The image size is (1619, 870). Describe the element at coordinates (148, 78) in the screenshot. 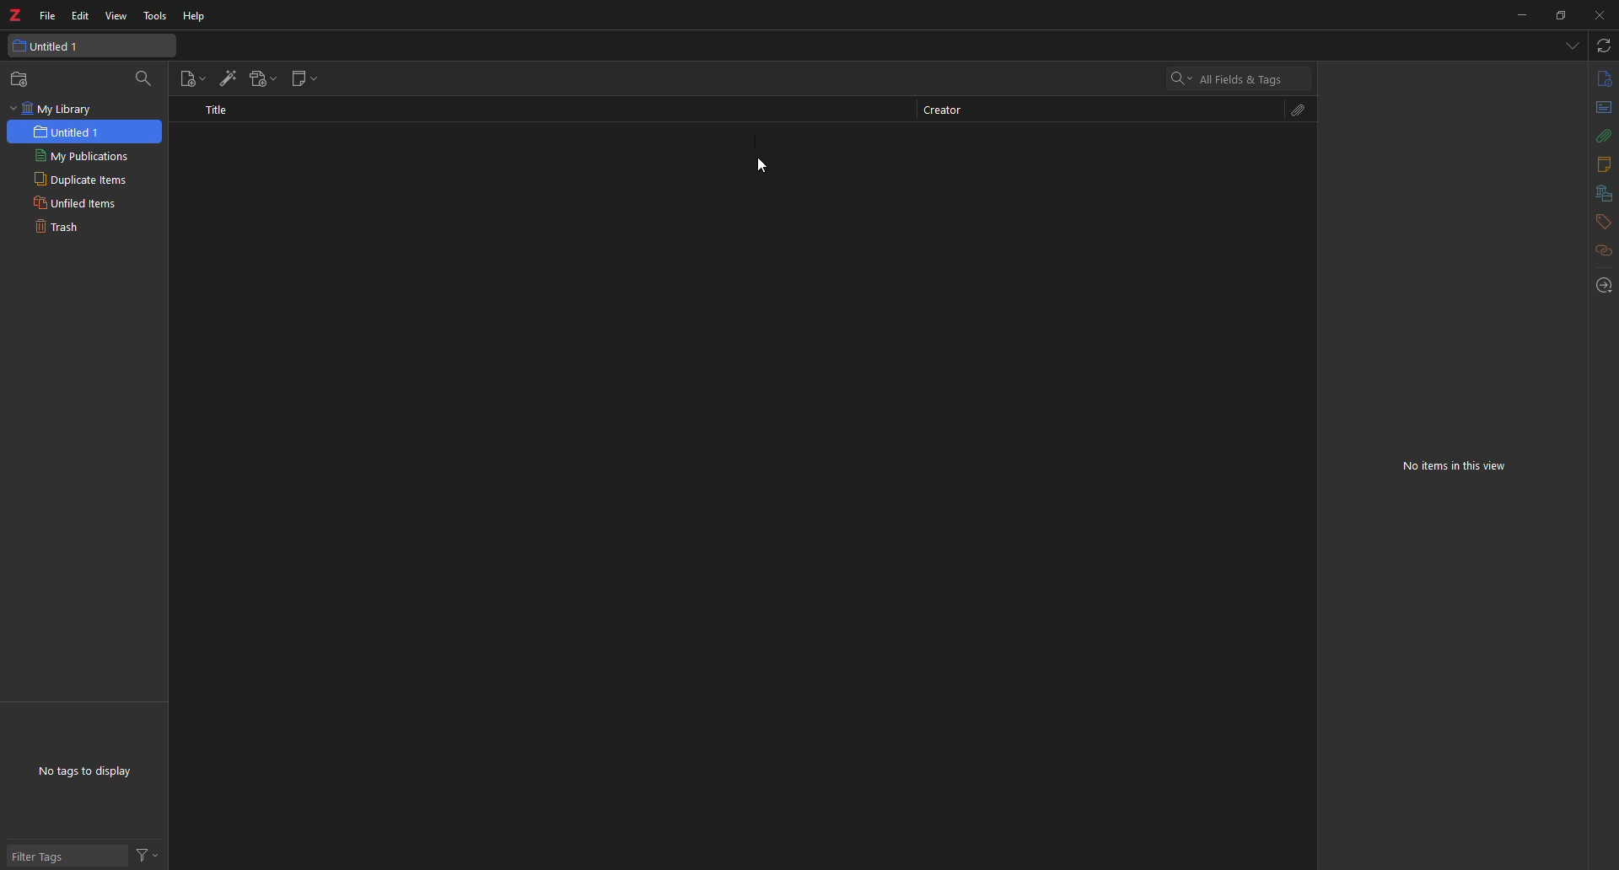

I see `search` at that location.